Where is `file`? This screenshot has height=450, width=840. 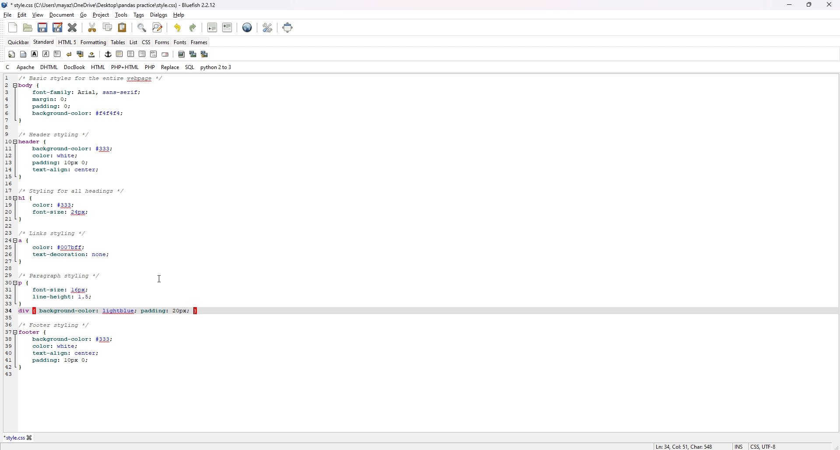
file is located at coordinates (7, 15).